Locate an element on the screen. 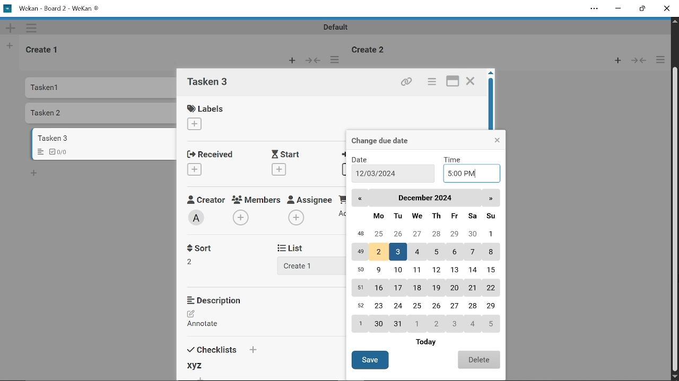 This screenshot has width=679, height=381. Close is located at coordinates (497, 140).